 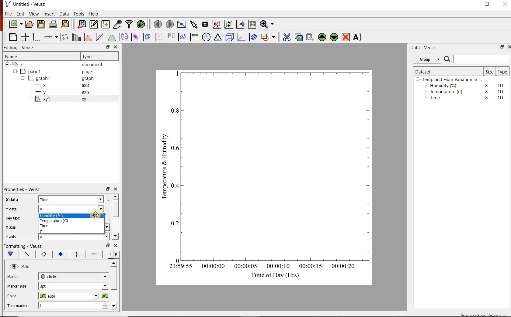 What do you see at coordinates (41, 25) in the screenshot?
I see `save the document` at bounding box center [41, 25].